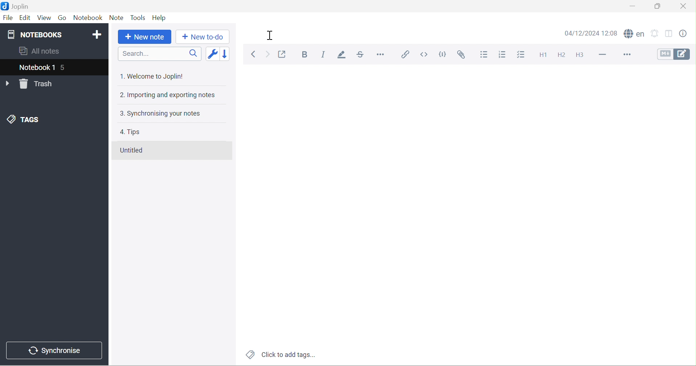 Image resolution: width=696 pixels, height=366 pixels. Describe the element at coordinates (63, 17) in the screenshot. I see `Go` at that location.